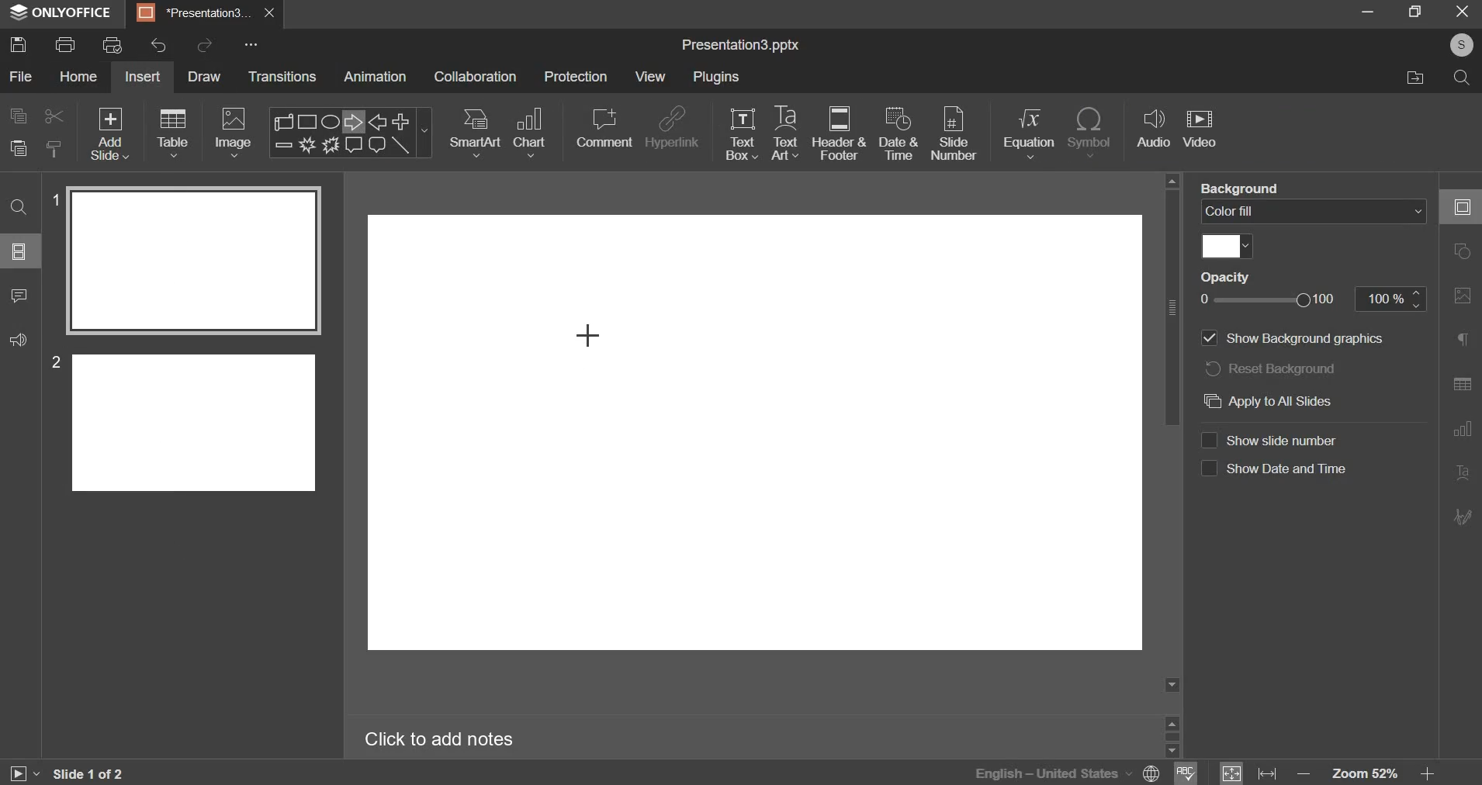 The image size is (1482, 785). What do you see at coordinates (52, 361) in the screenshot?
I see `slide number` at bounding box center [52, 361].